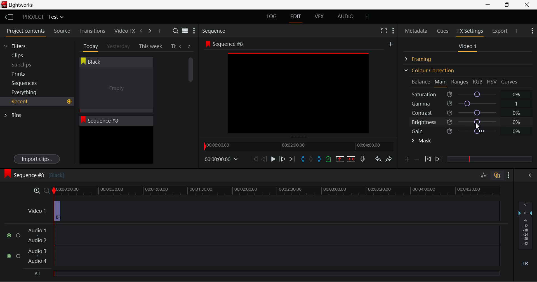 Image resolution: width=537 pixels, height=282 pixels. What do you see at coordinates (36, 190) in the screenshot?
I see `Timeline Zoom In` at bounding box center [36, 190].